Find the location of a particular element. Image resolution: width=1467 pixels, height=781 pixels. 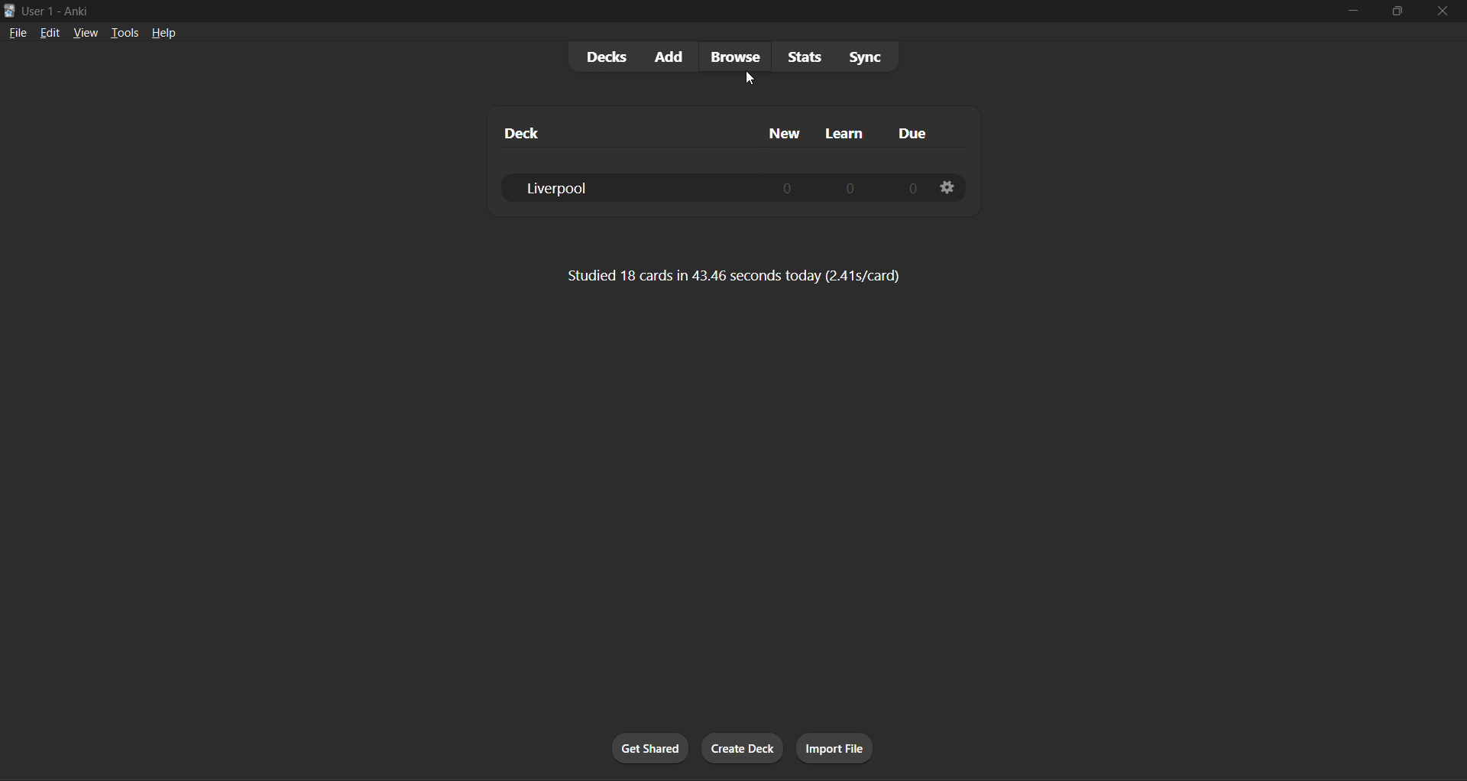

import file is located at coordinates (834, 750).